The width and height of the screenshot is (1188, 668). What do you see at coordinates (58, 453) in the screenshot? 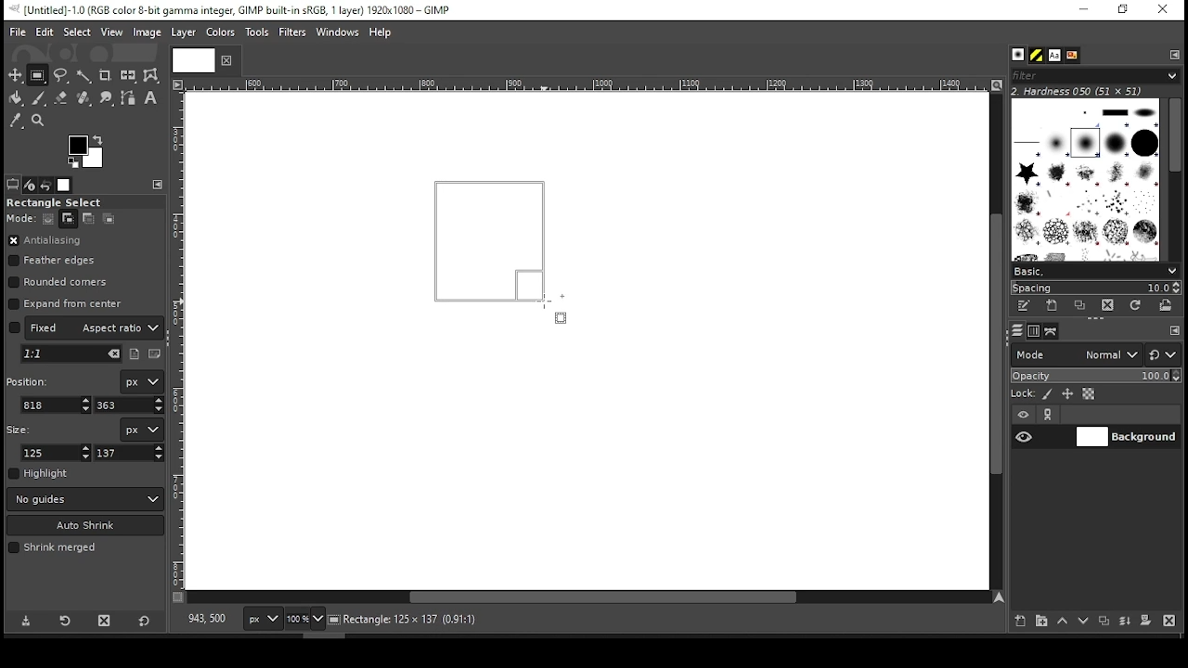
I see `width` at bounding box center [58, 453].